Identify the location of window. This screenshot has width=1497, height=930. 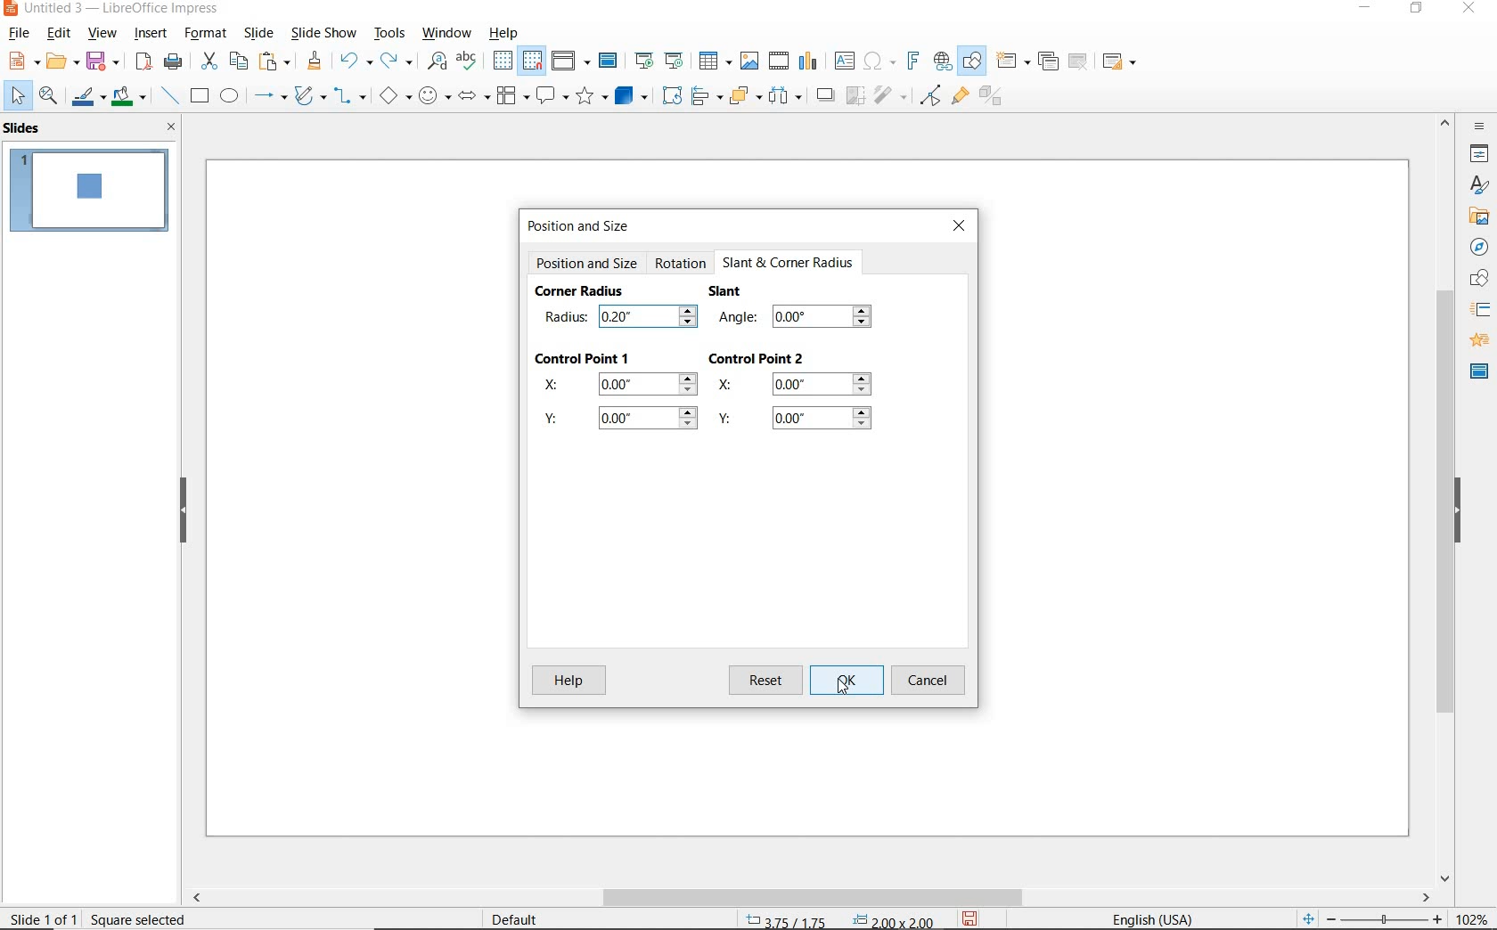
(449, 35).